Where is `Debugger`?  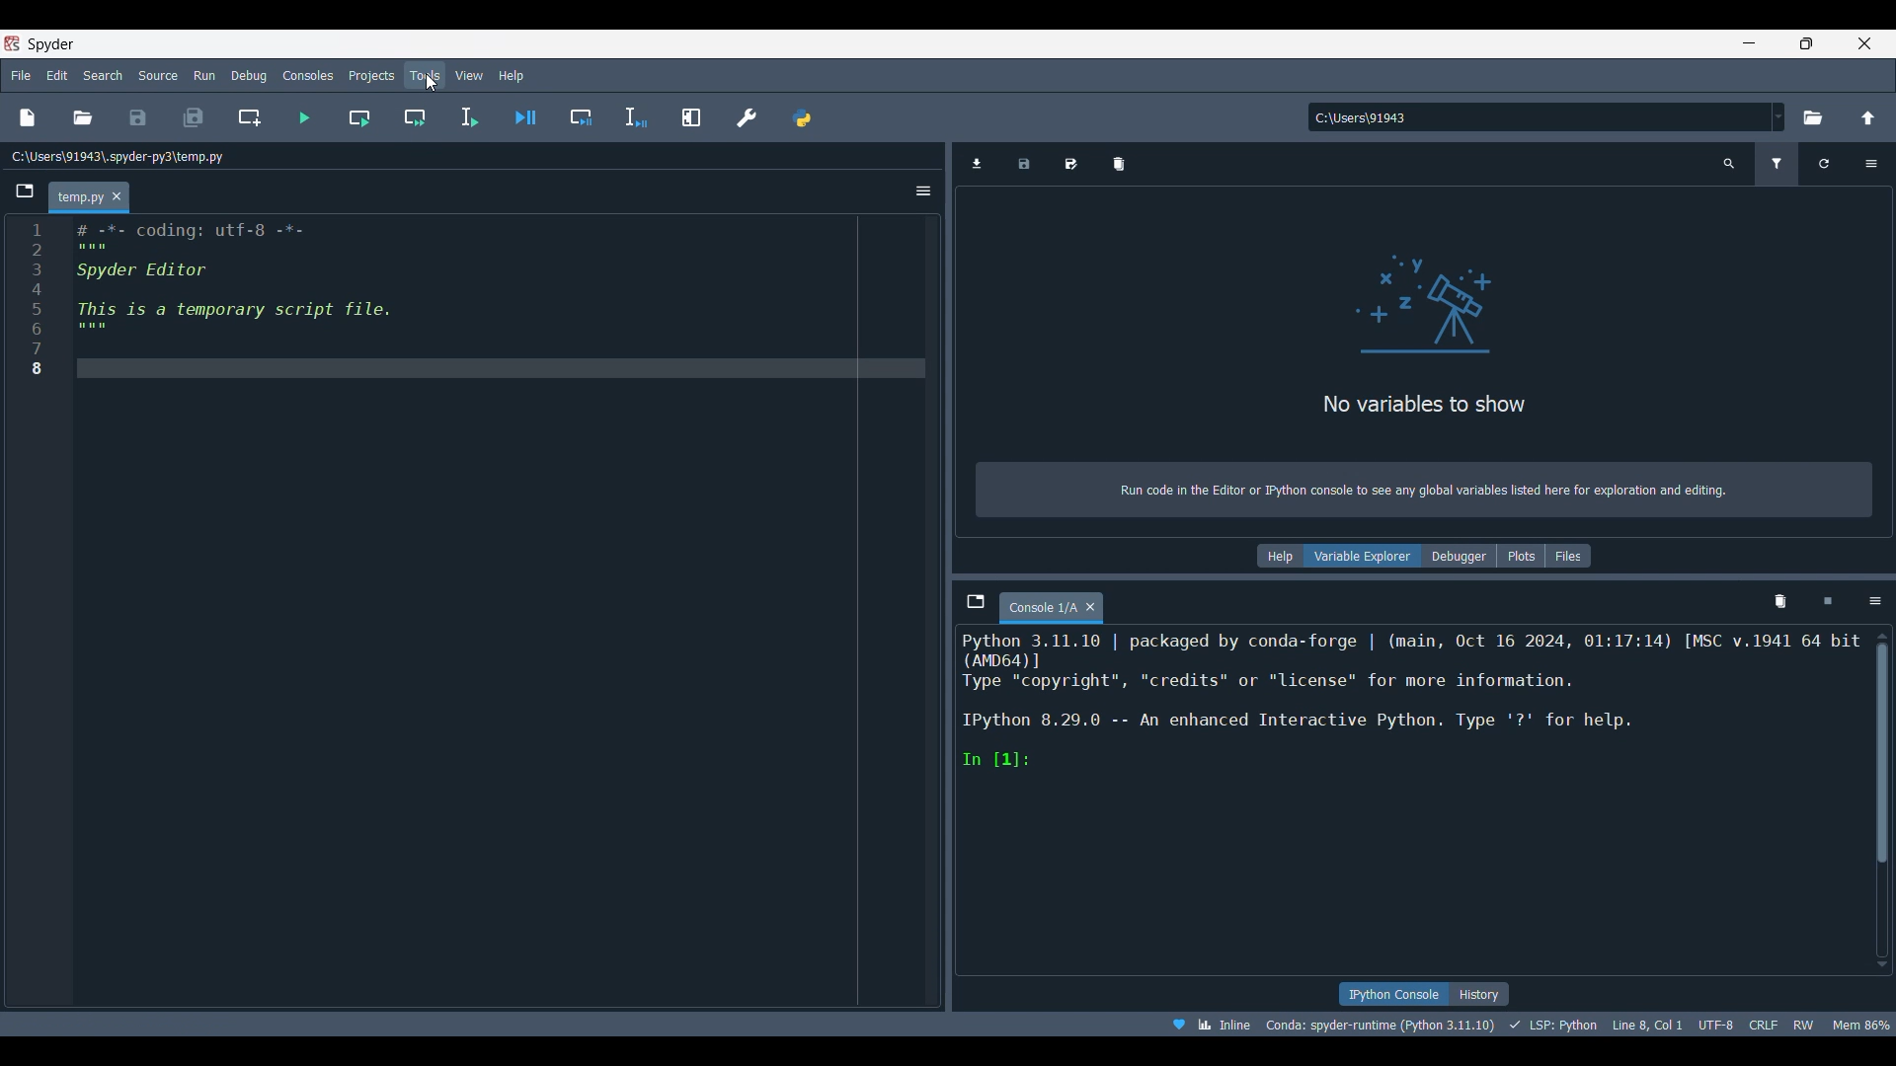 Debugger is located at coordinates (1459, 556).